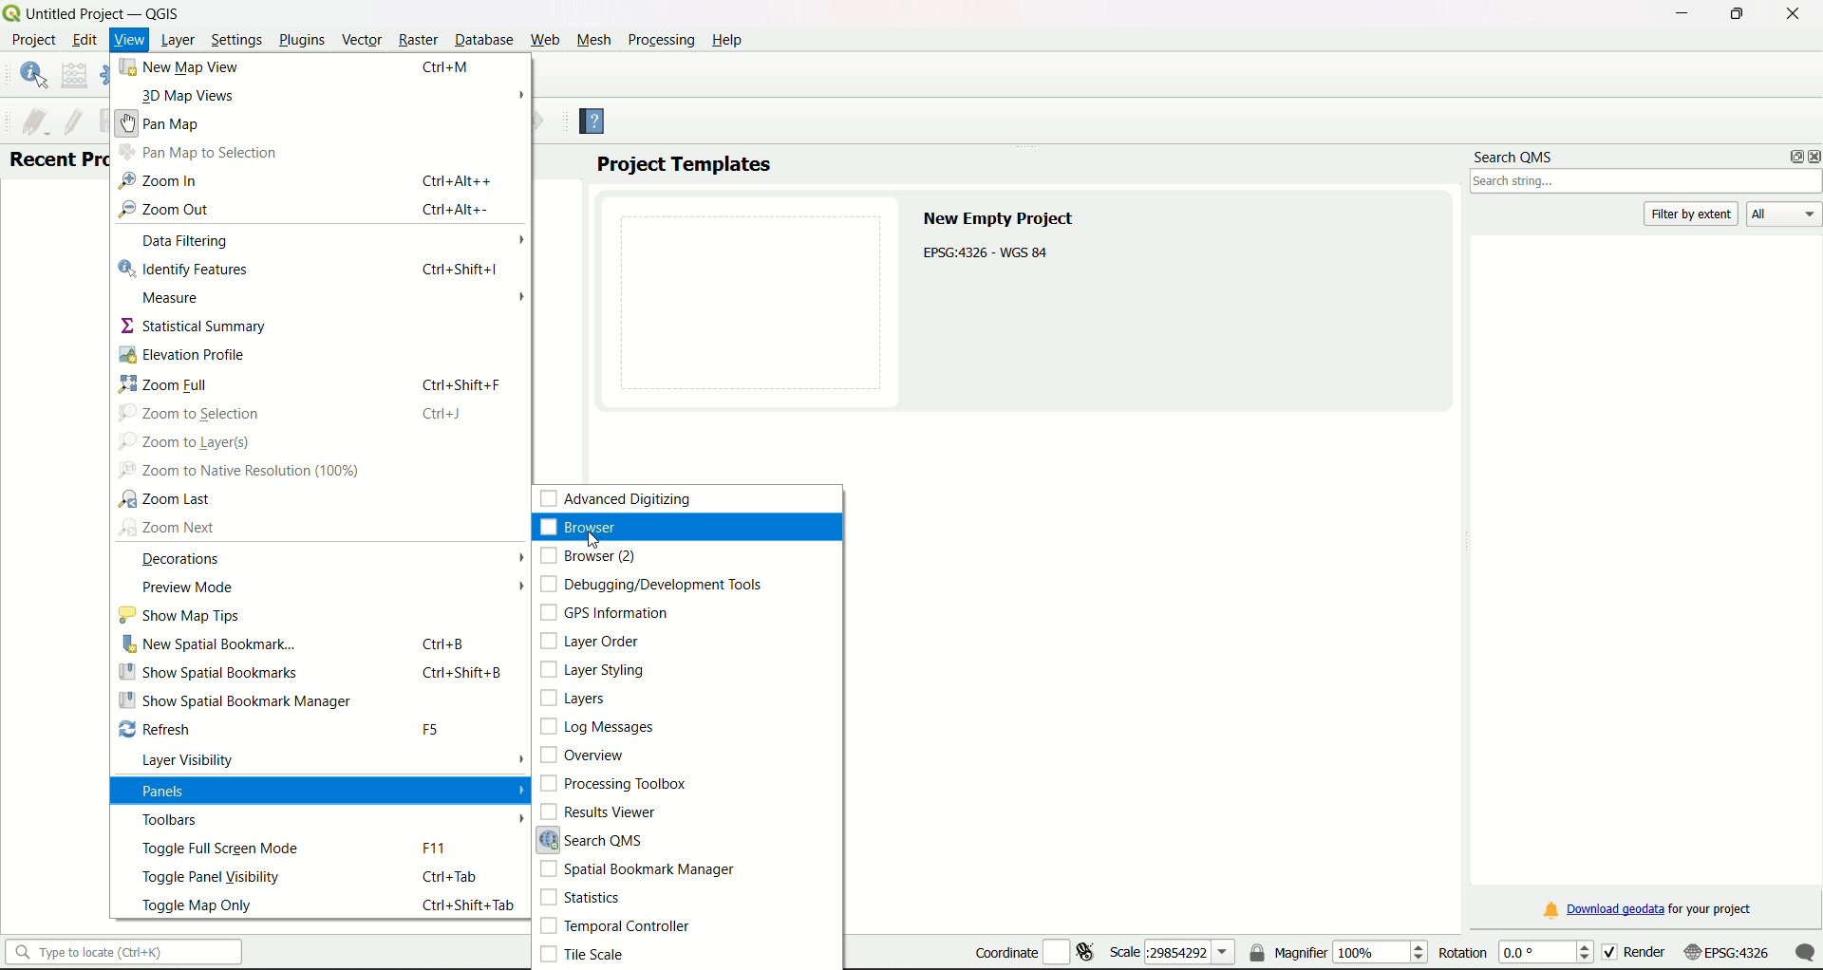  What do you see at coordinates (1736, 14) in the screenshot?
I see `minimize/maximize` at bounding box center [1736, 14].